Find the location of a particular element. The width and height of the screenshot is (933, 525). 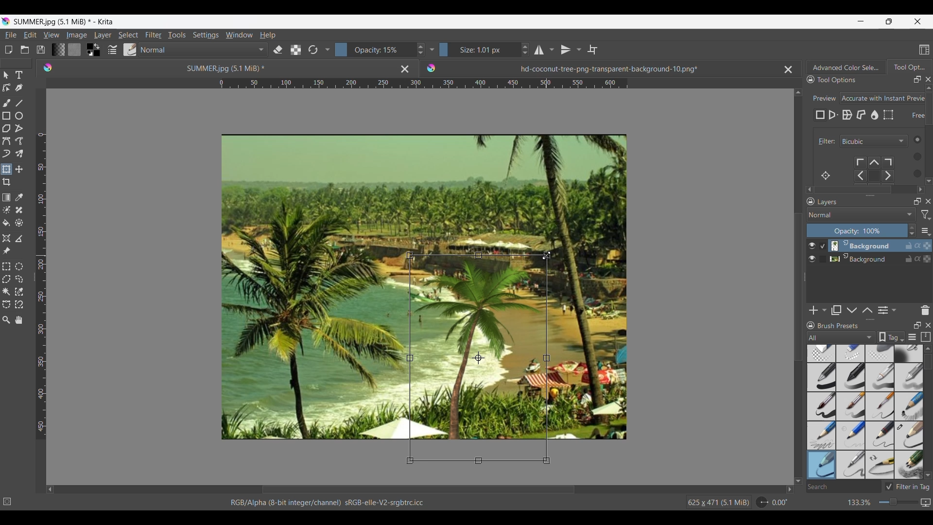

RGB/Alpha (8-bit integer/channel) sRGB-elle-V2-srgbtrc.icc is located at coordinates (332, 503).